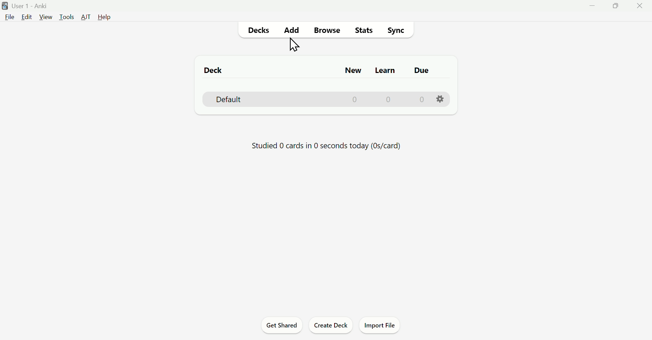 Image resolution: width=652 pixels, height=340 pixels. Describe the element at coordinates (217, 70) in the screenshot. I see `Deck` at that location.